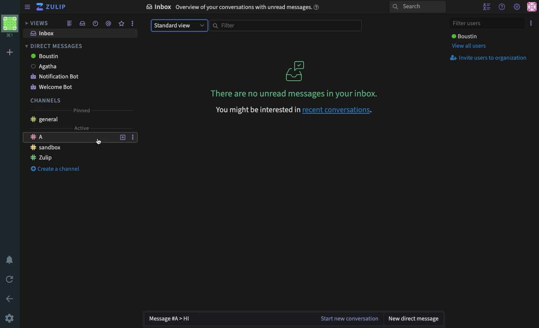 This screenshot has height=328, width=539. I want to click on Message, so click(226, 319).